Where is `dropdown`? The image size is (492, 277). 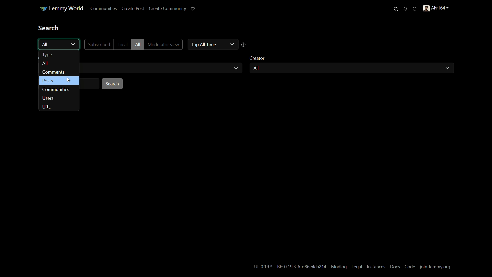 dropdown is located at coordinates (73, 45).